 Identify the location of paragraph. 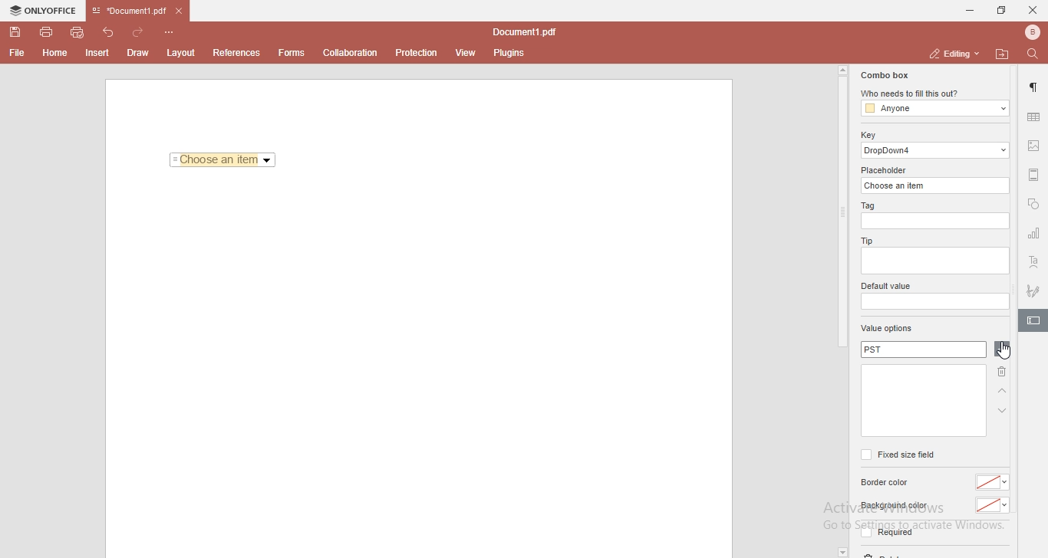
(1035, 87).